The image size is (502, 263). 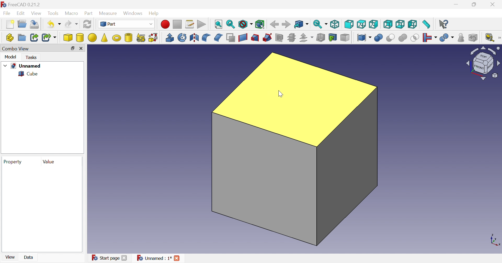 I want to click on Make link, so click(x=33, y=37).